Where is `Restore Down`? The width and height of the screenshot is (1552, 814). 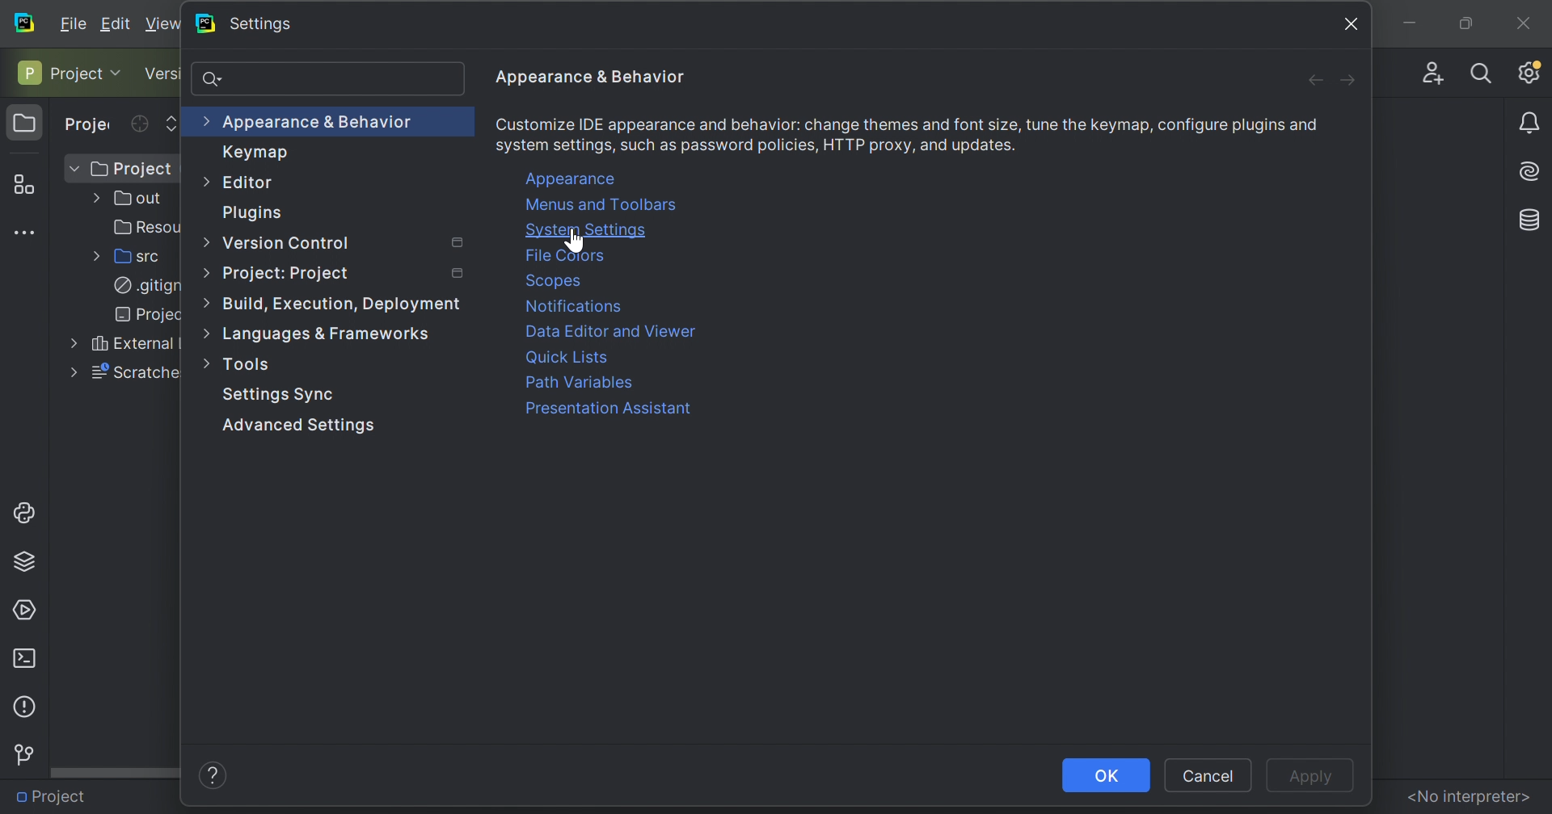
Restore Down is located at coordinates (1463, 23).